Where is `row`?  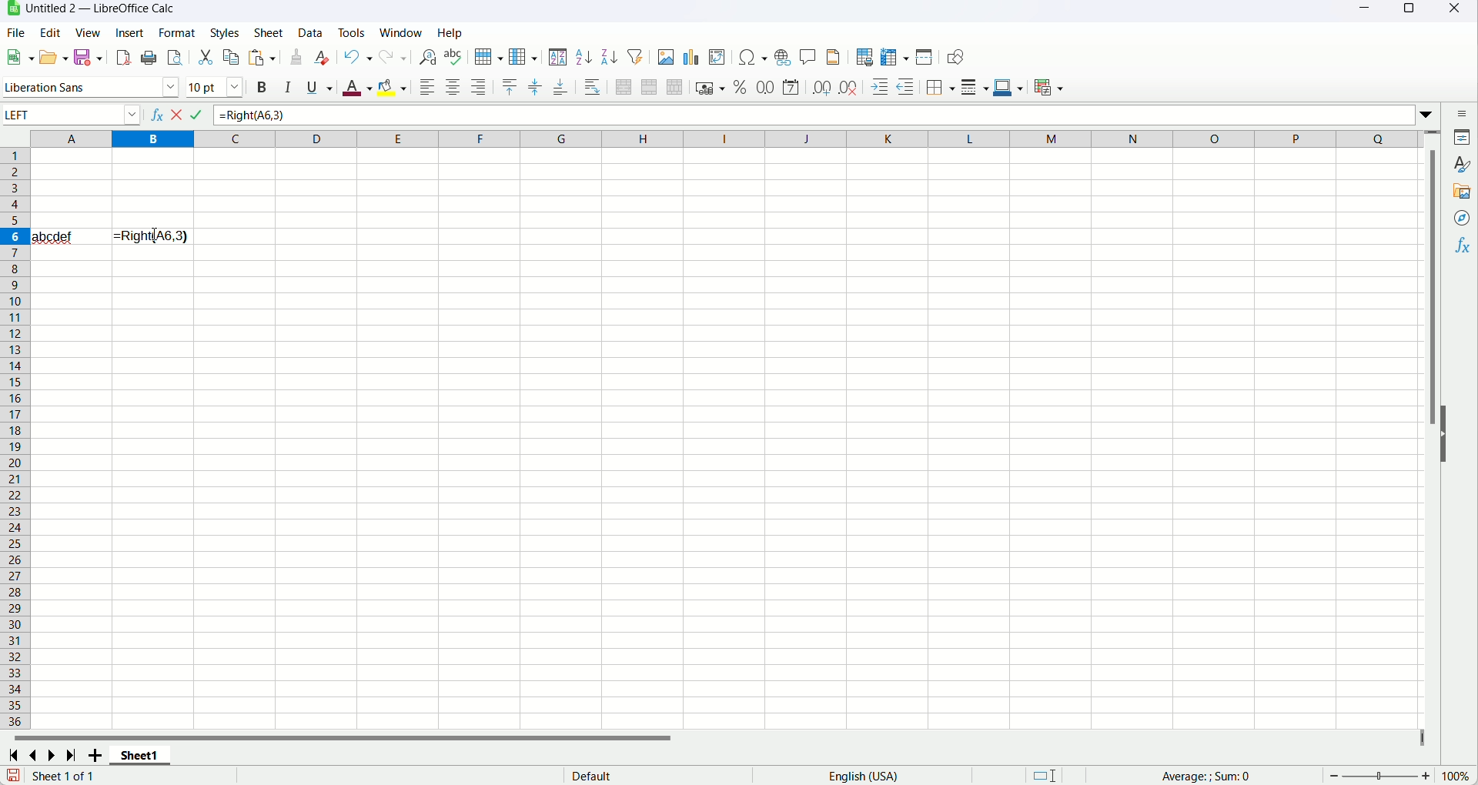
row is located at coordinates (487, 56).